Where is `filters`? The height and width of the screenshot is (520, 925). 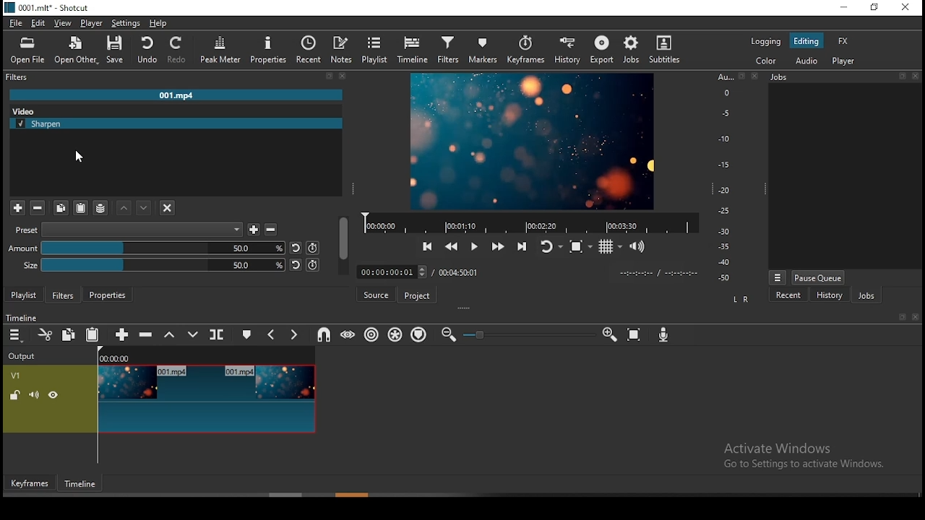 filters is located at coordinates (178, 76).